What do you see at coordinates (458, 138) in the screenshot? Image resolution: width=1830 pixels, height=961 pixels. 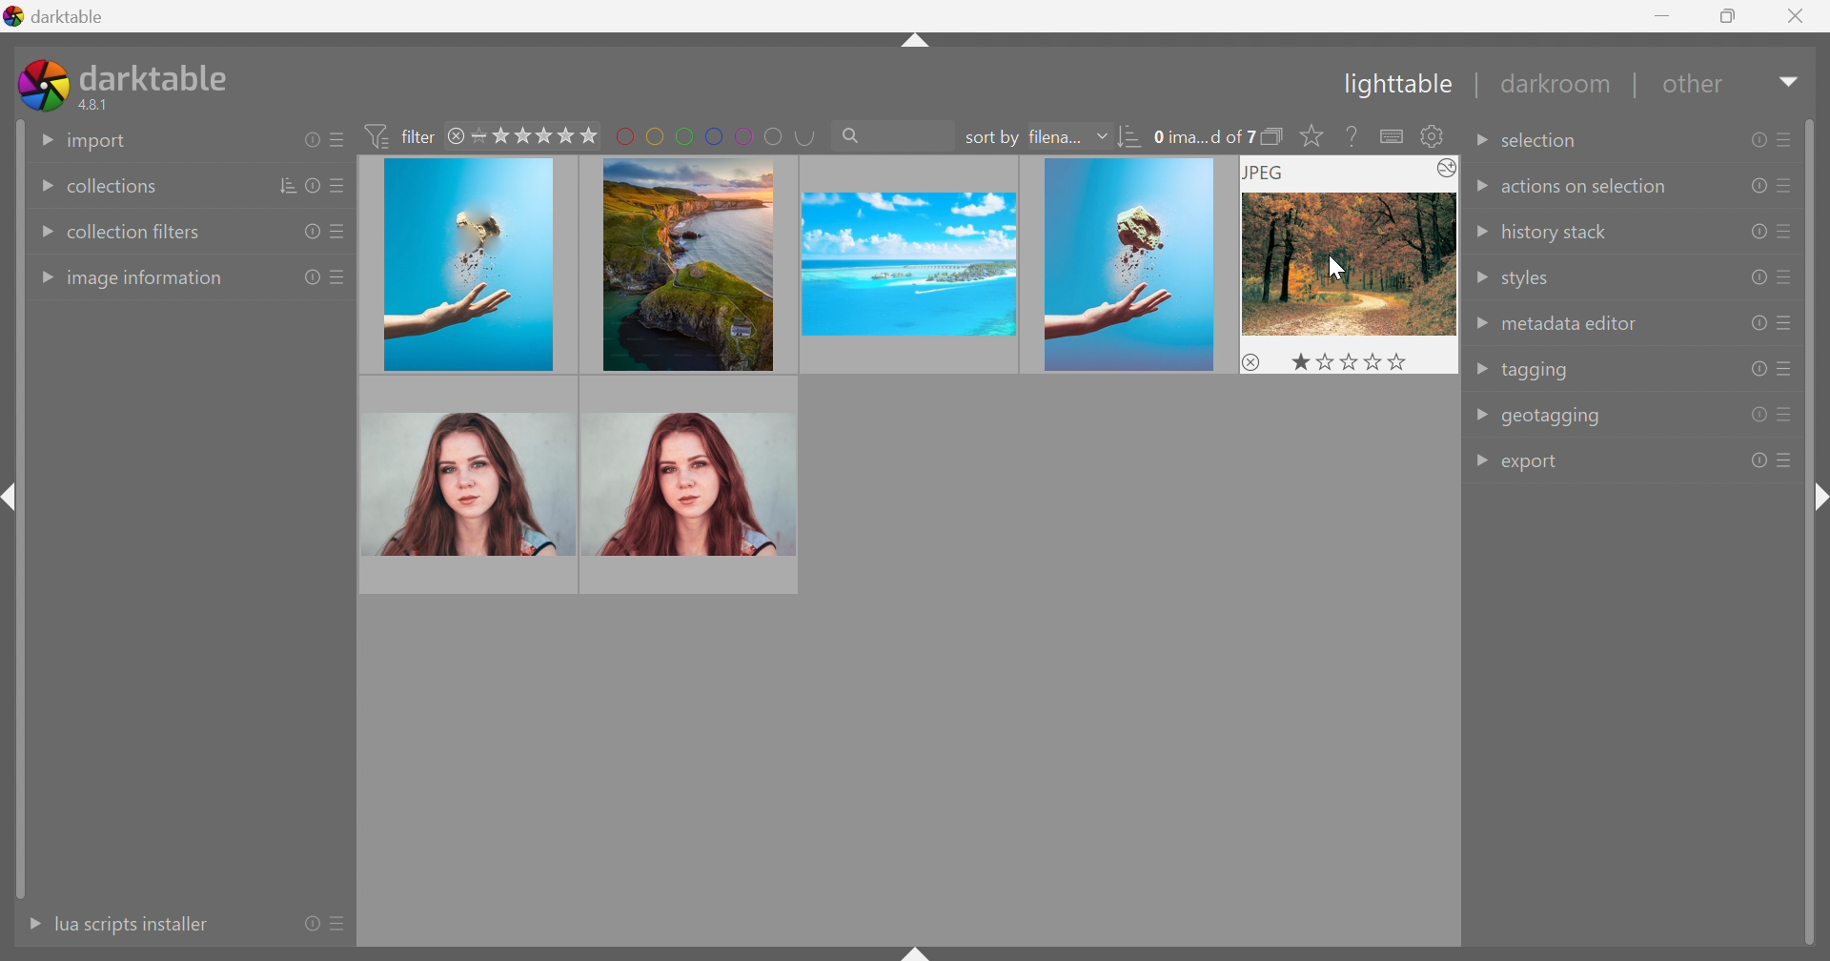 I see `close` at bounding box center [458, 138].